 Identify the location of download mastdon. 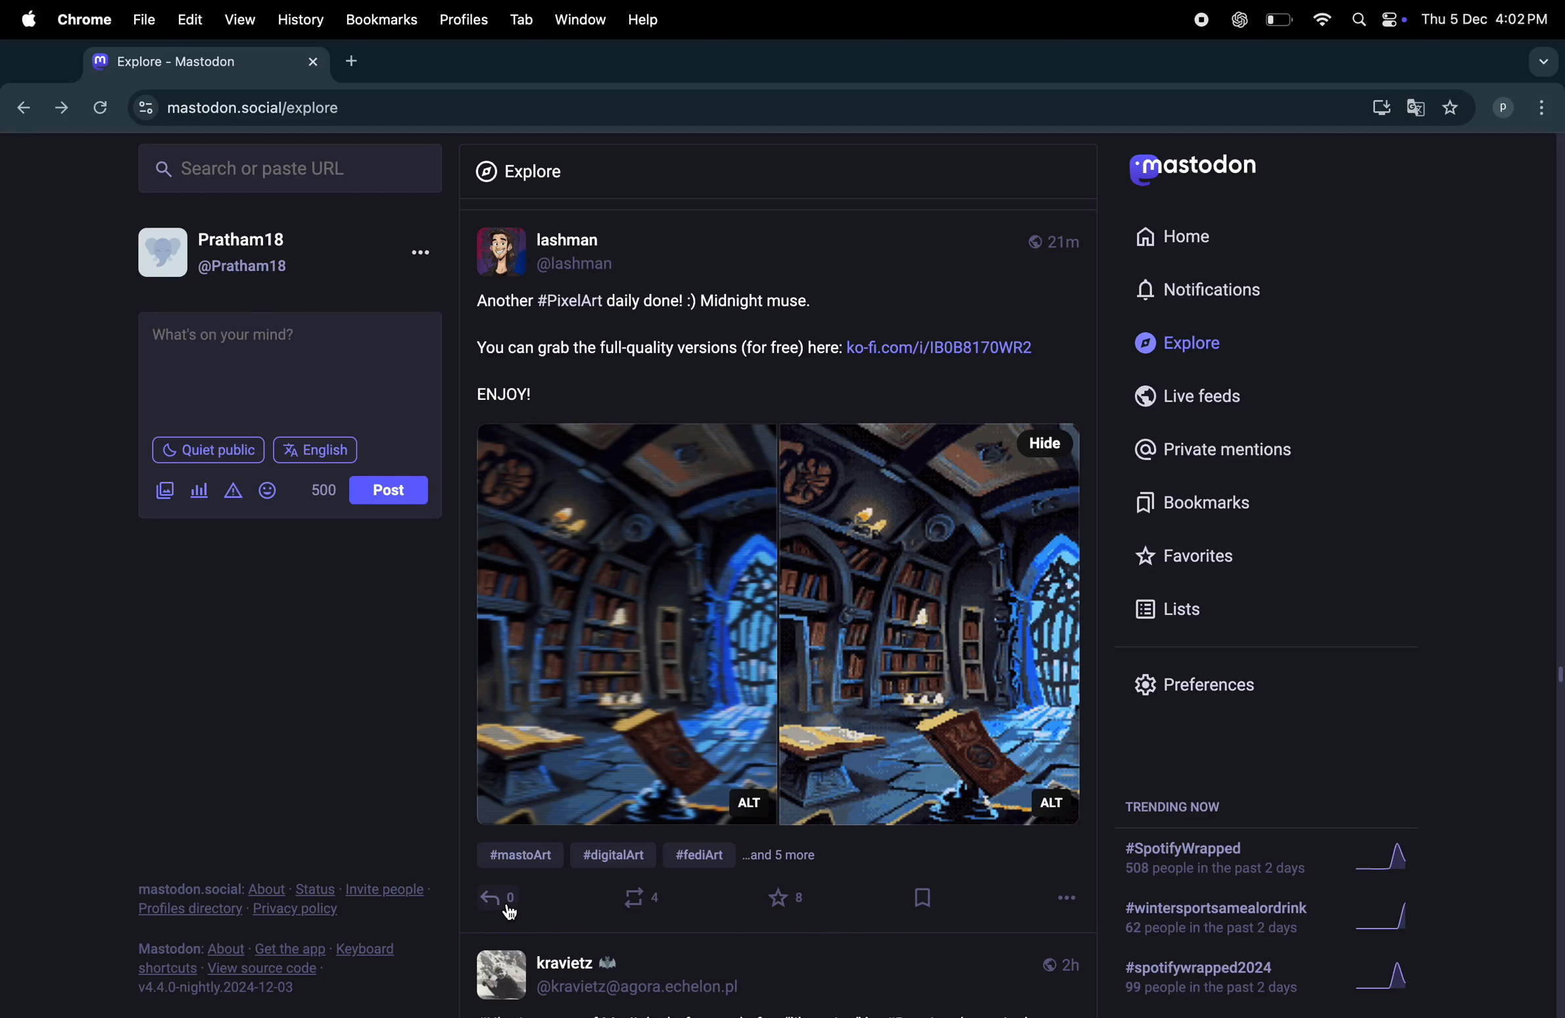
(1378, 105).